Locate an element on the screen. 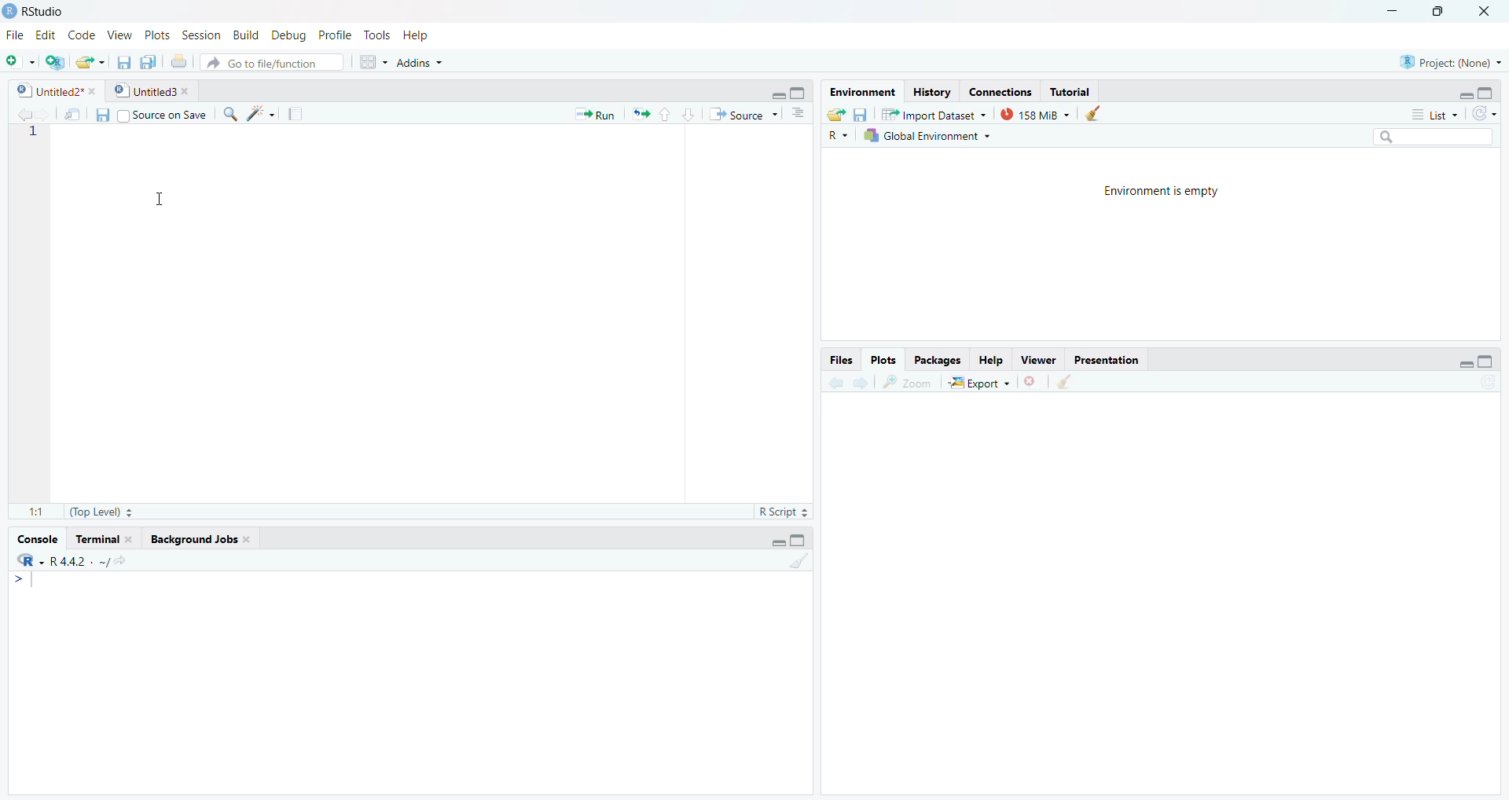 The height and width of the screenshot is (800, 1509). Find replace is located at coordinates (226, 116).